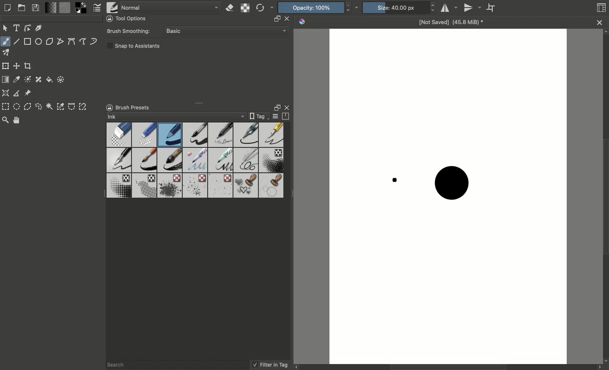 This screenshot has width=609, height=370. What do you see at coordinates (139, 107) in the screenshot?
I see `Brush presets` at bounding box center [139, 107].